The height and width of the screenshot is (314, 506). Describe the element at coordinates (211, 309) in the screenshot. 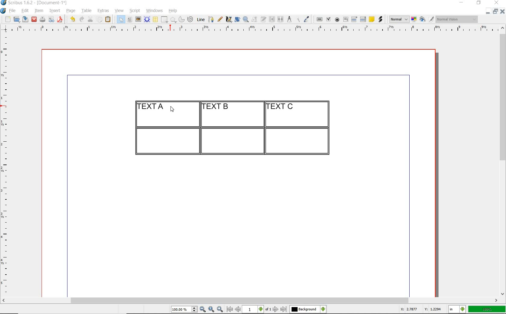

I see `zoom to` at that location.